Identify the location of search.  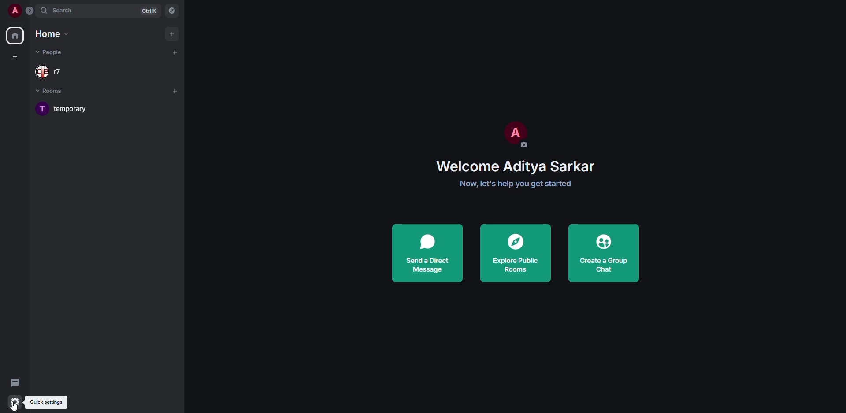
(61, 10).